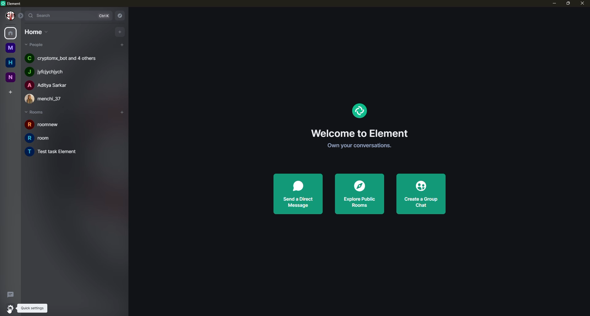 Image resolution: width=590 pixels, height=316 pixels. I want to click on profile, so click(9, 15).